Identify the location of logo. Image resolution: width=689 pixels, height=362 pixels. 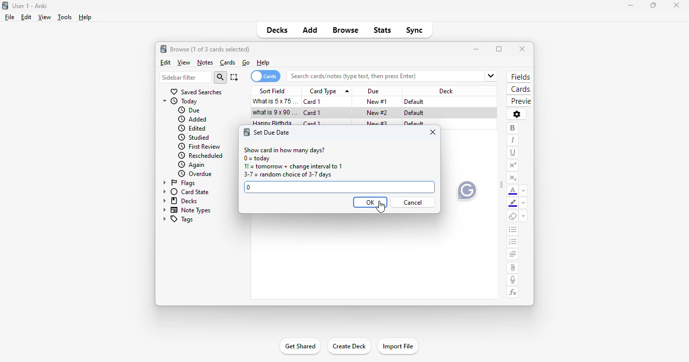
(247, 133).